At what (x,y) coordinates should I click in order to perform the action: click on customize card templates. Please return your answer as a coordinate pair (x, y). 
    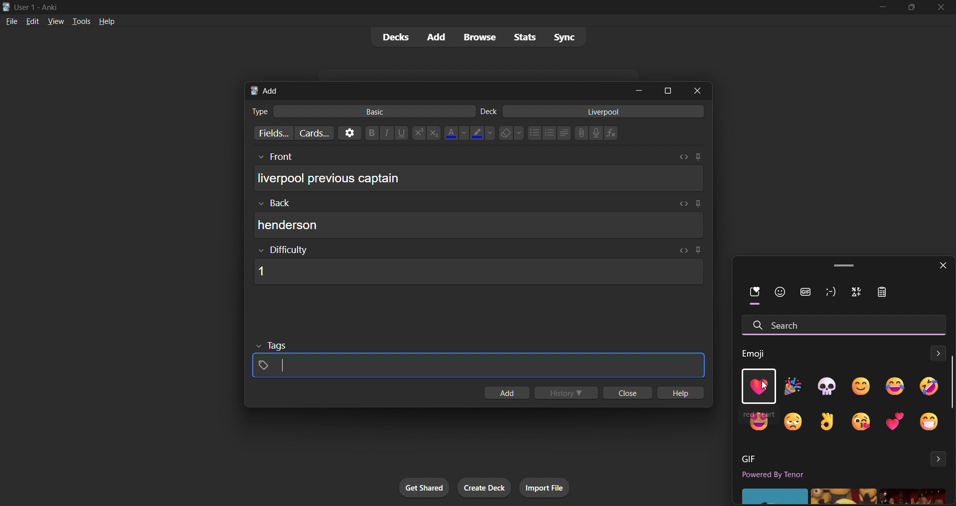
    Looking at the image, I should click on (313, 133).